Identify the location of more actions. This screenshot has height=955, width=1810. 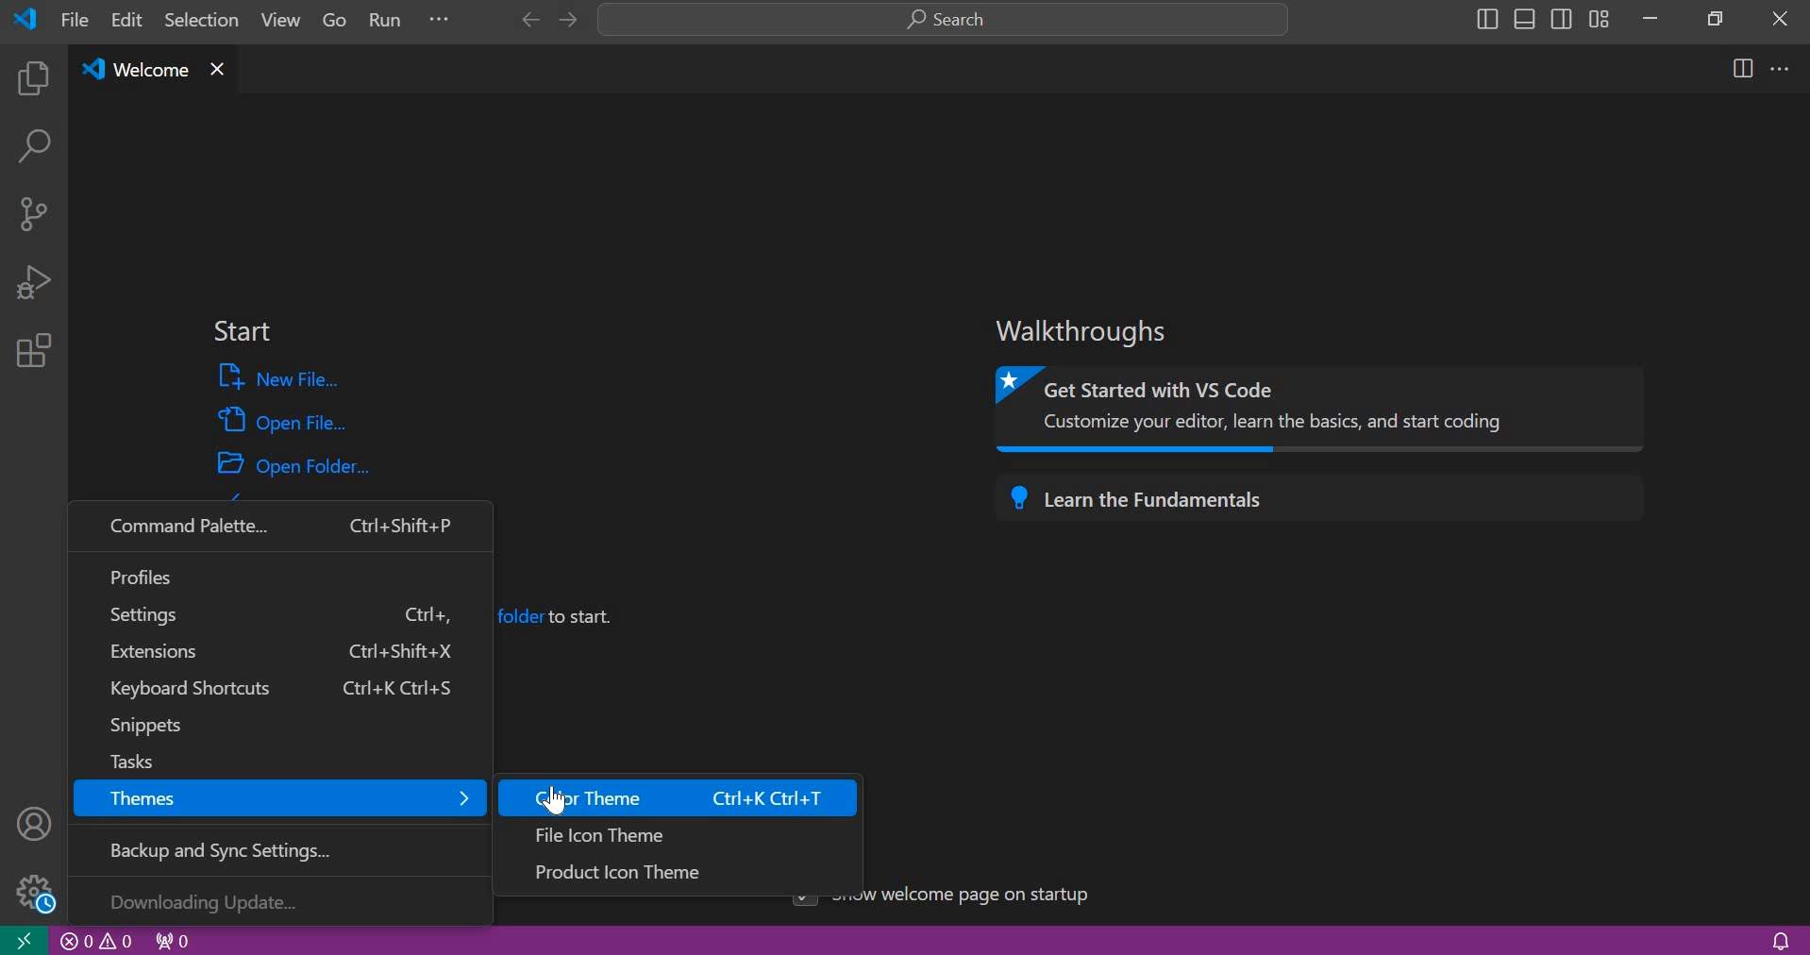
(1781, 67).